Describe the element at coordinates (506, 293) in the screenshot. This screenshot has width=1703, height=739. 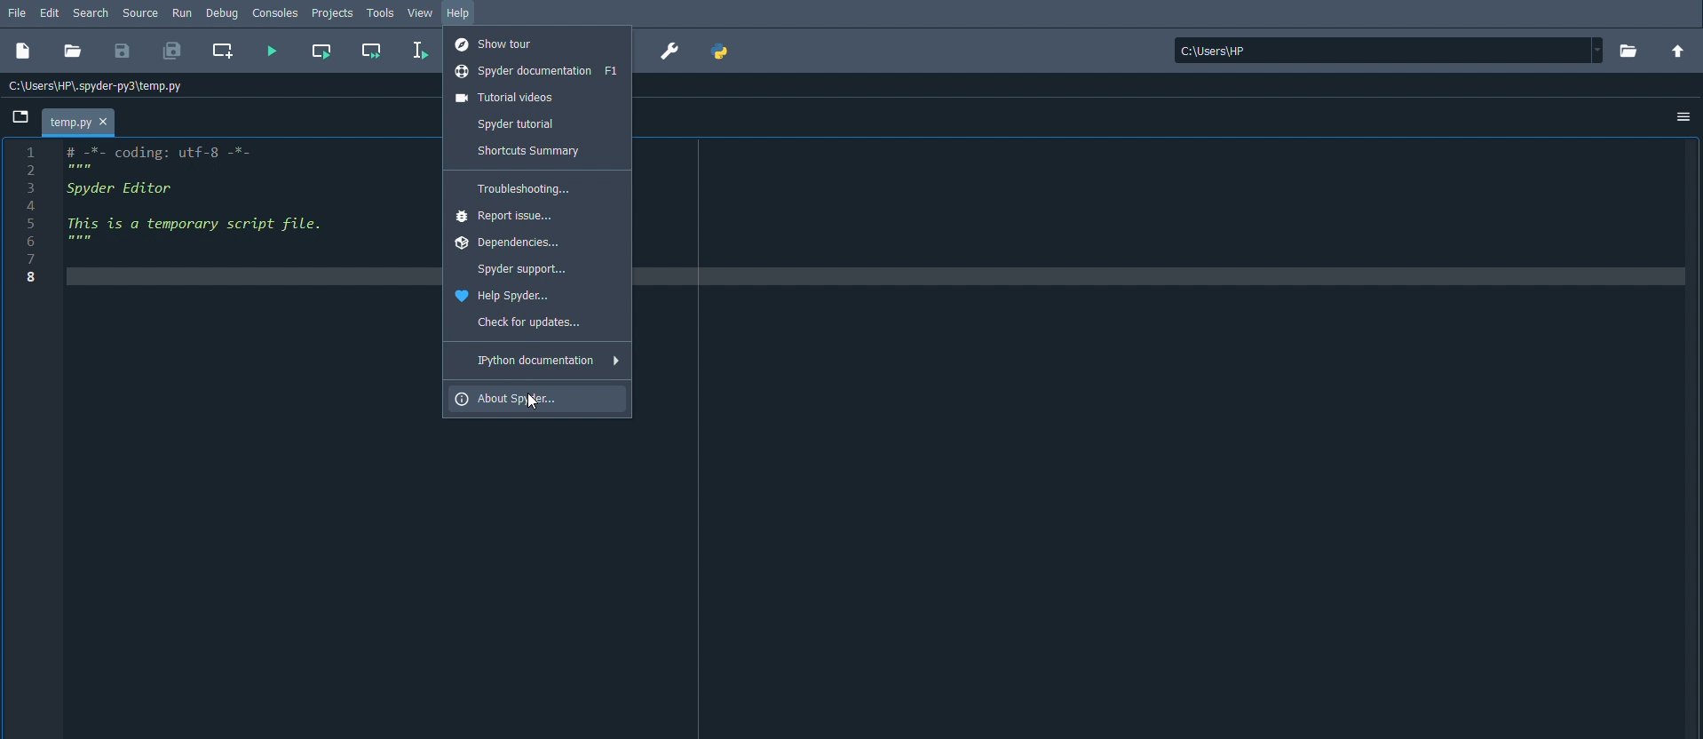
I see `Help Spyder` at that location.